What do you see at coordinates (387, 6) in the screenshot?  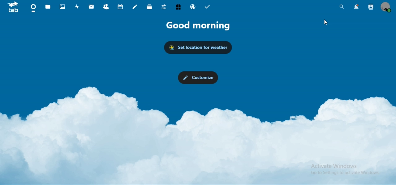 I see `view profile` at bounding box center [387, 6].